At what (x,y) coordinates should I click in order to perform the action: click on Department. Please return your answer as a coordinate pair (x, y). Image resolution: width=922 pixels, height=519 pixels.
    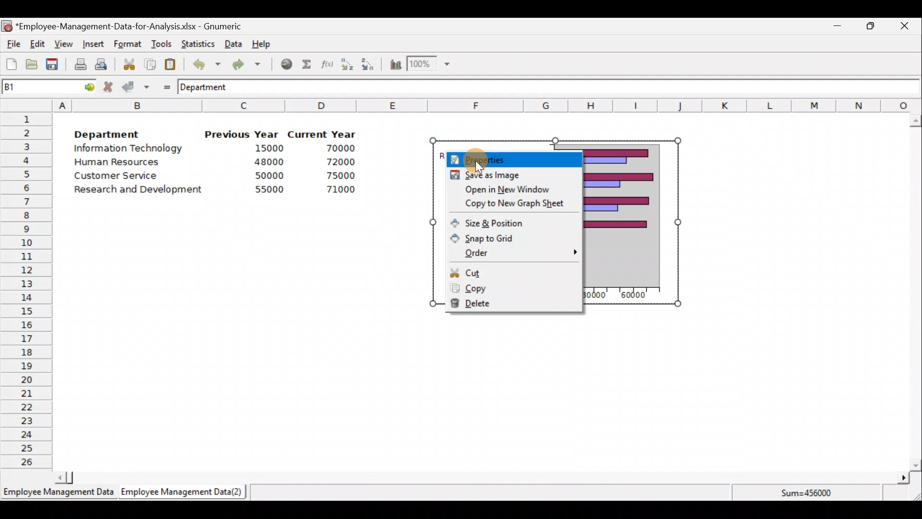
    Looking at the image, I should click on (107, 132).